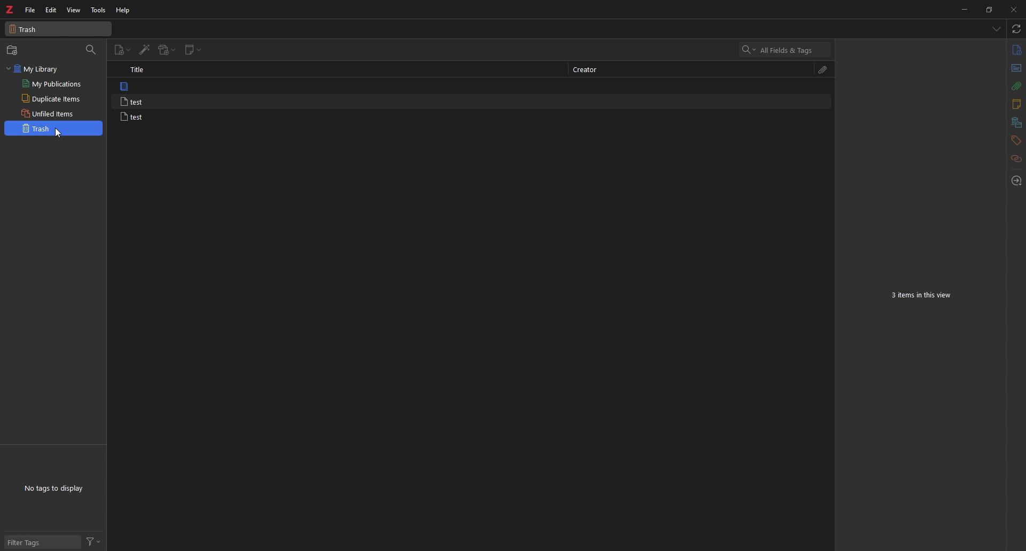 This screenshot has height=551, width=1026. I want to click on Cursor, so click(57, 133).